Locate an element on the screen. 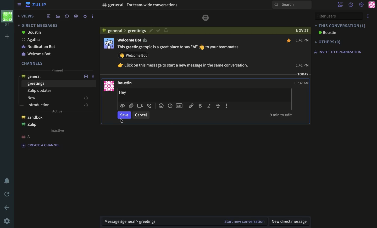 This screenshot has height=228, width=377. user profile  is located at coordinates (107, 65).